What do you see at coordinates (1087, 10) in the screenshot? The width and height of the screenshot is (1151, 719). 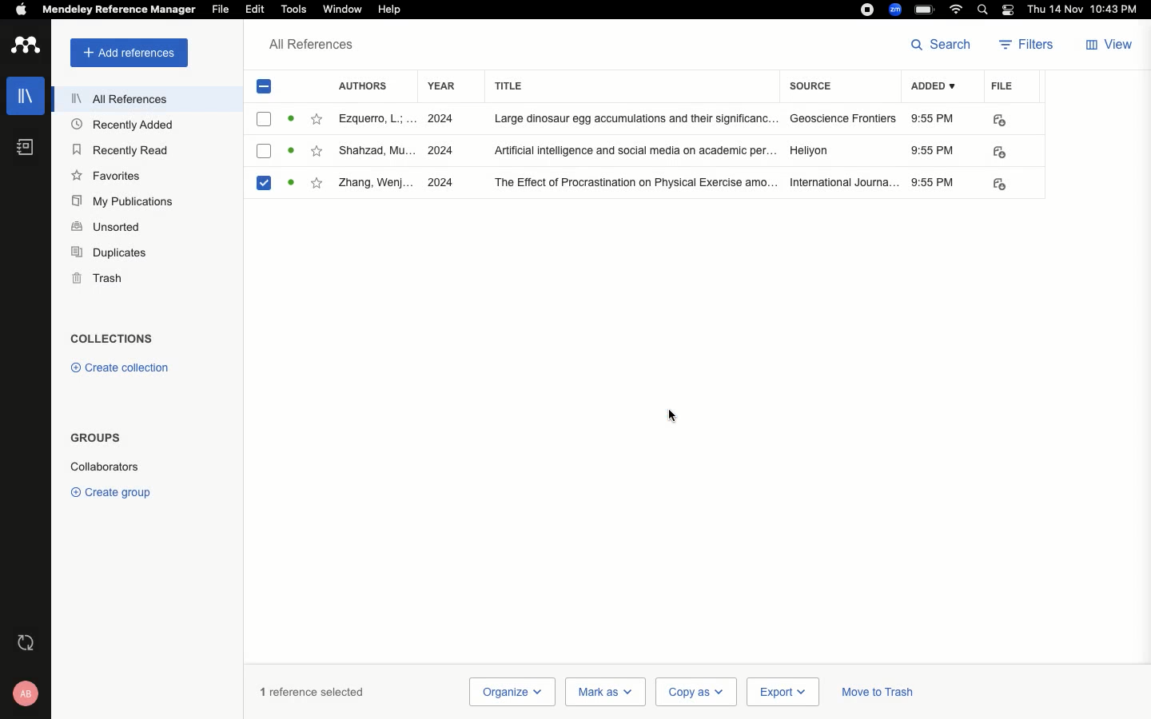 I see `Date/time` at bounding box center [1087, 10].